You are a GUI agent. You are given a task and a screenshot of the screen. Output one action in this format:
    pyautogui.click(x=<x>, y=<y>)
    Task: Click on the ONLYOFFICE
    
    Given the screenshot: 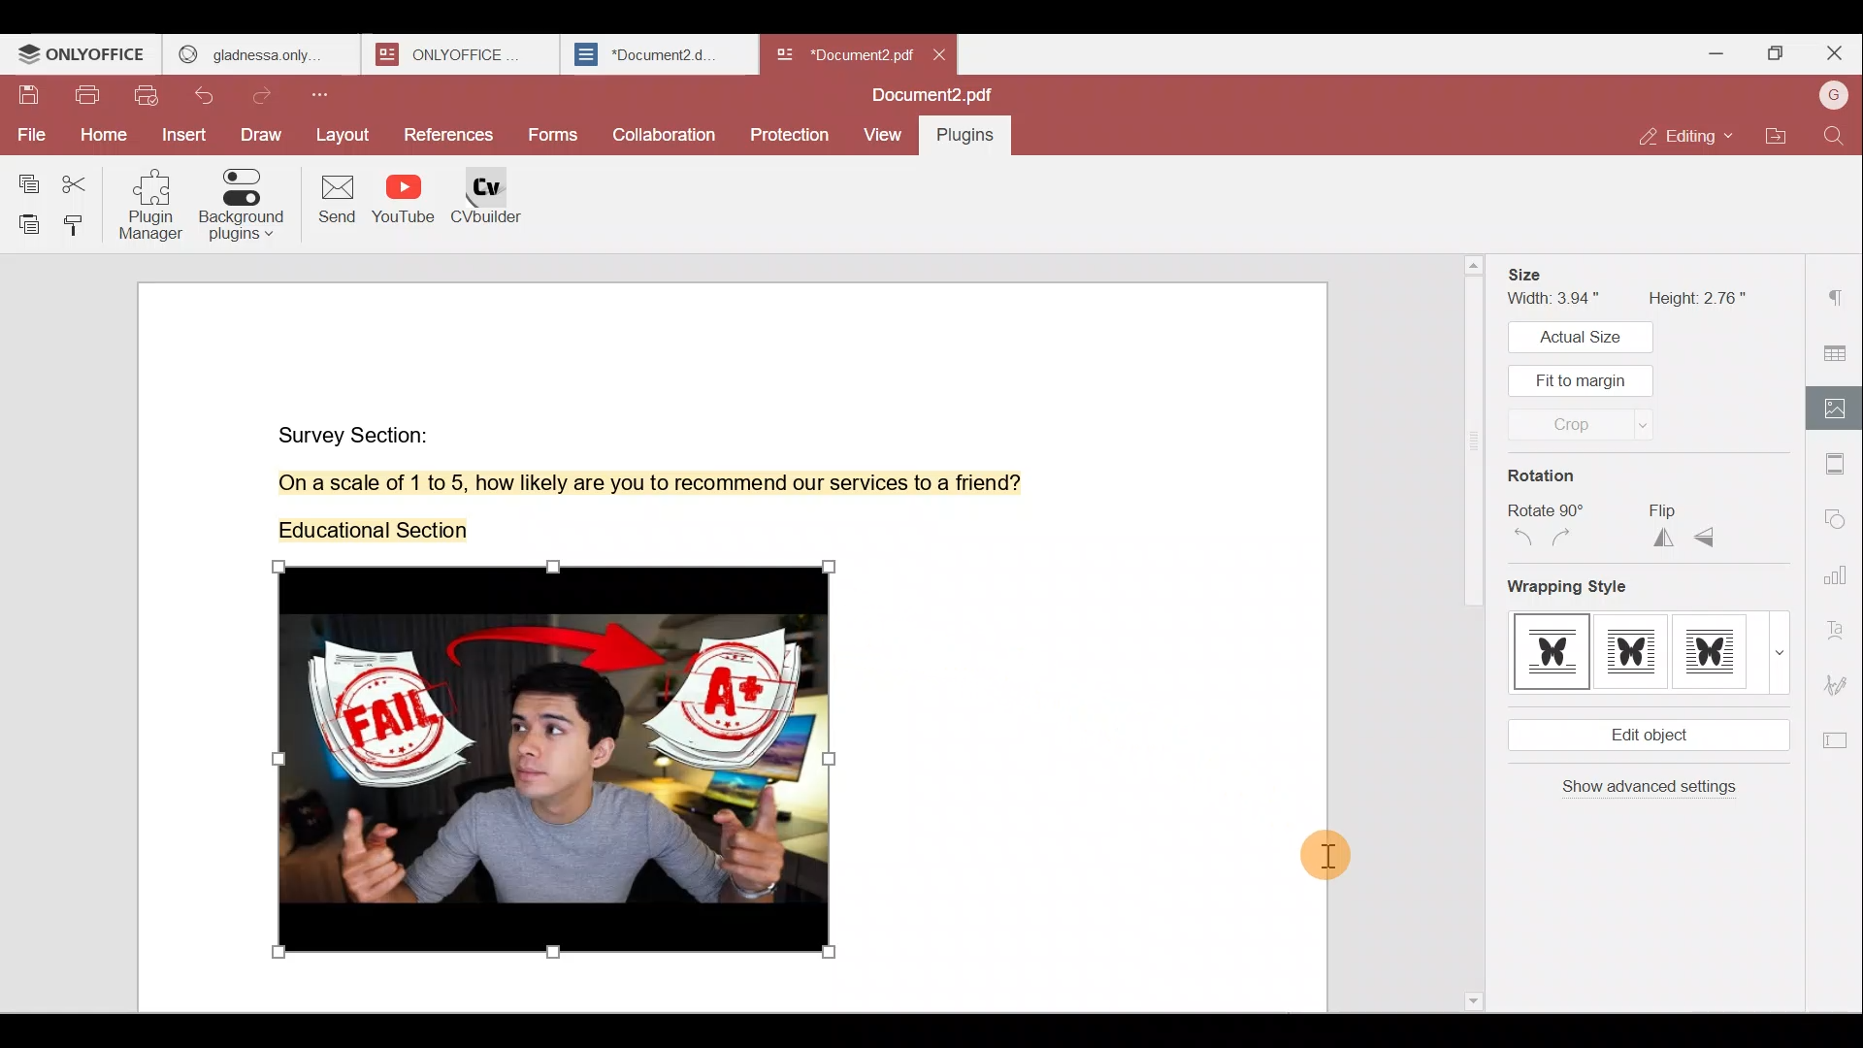 What is the action you would take?
    pyautogui.click(x=83, y=54)
    